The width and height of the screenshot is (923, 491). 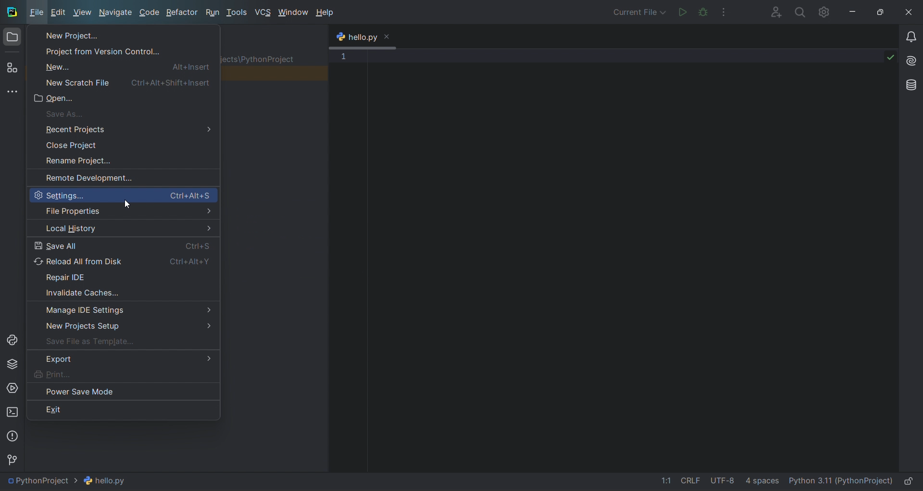 What do you see at coordinates (124, 81) in the screenshot?
I see `new scratch file` at bounding box center [124, 81].